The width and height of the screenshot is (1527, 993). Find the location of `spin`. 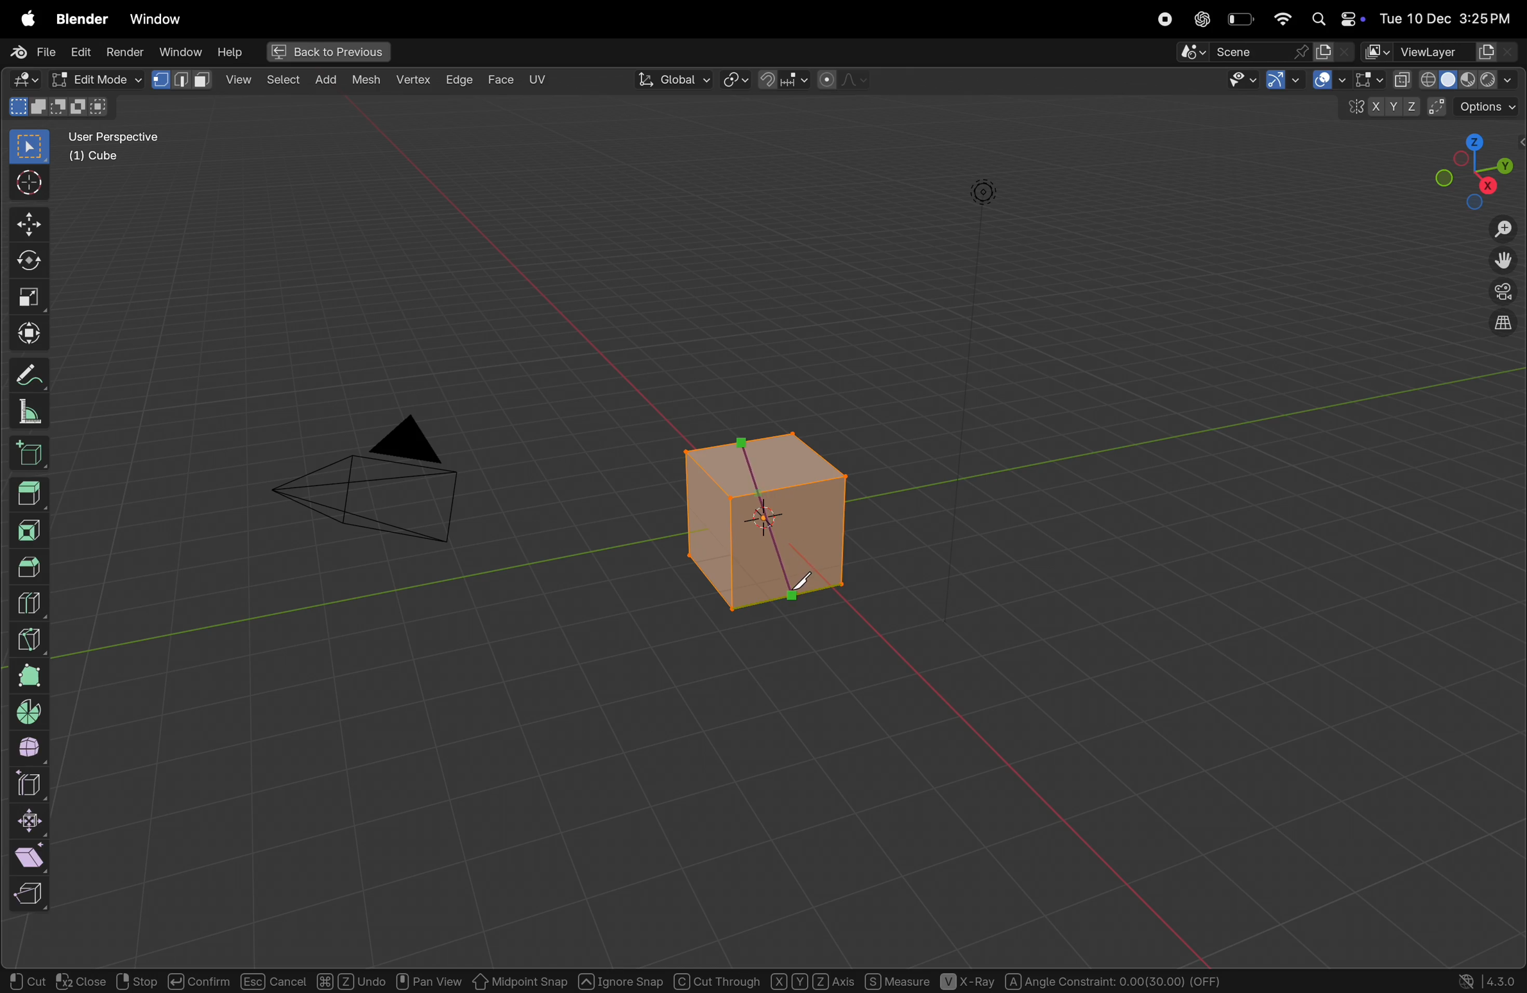

spin is located at coordinates (31, 711).